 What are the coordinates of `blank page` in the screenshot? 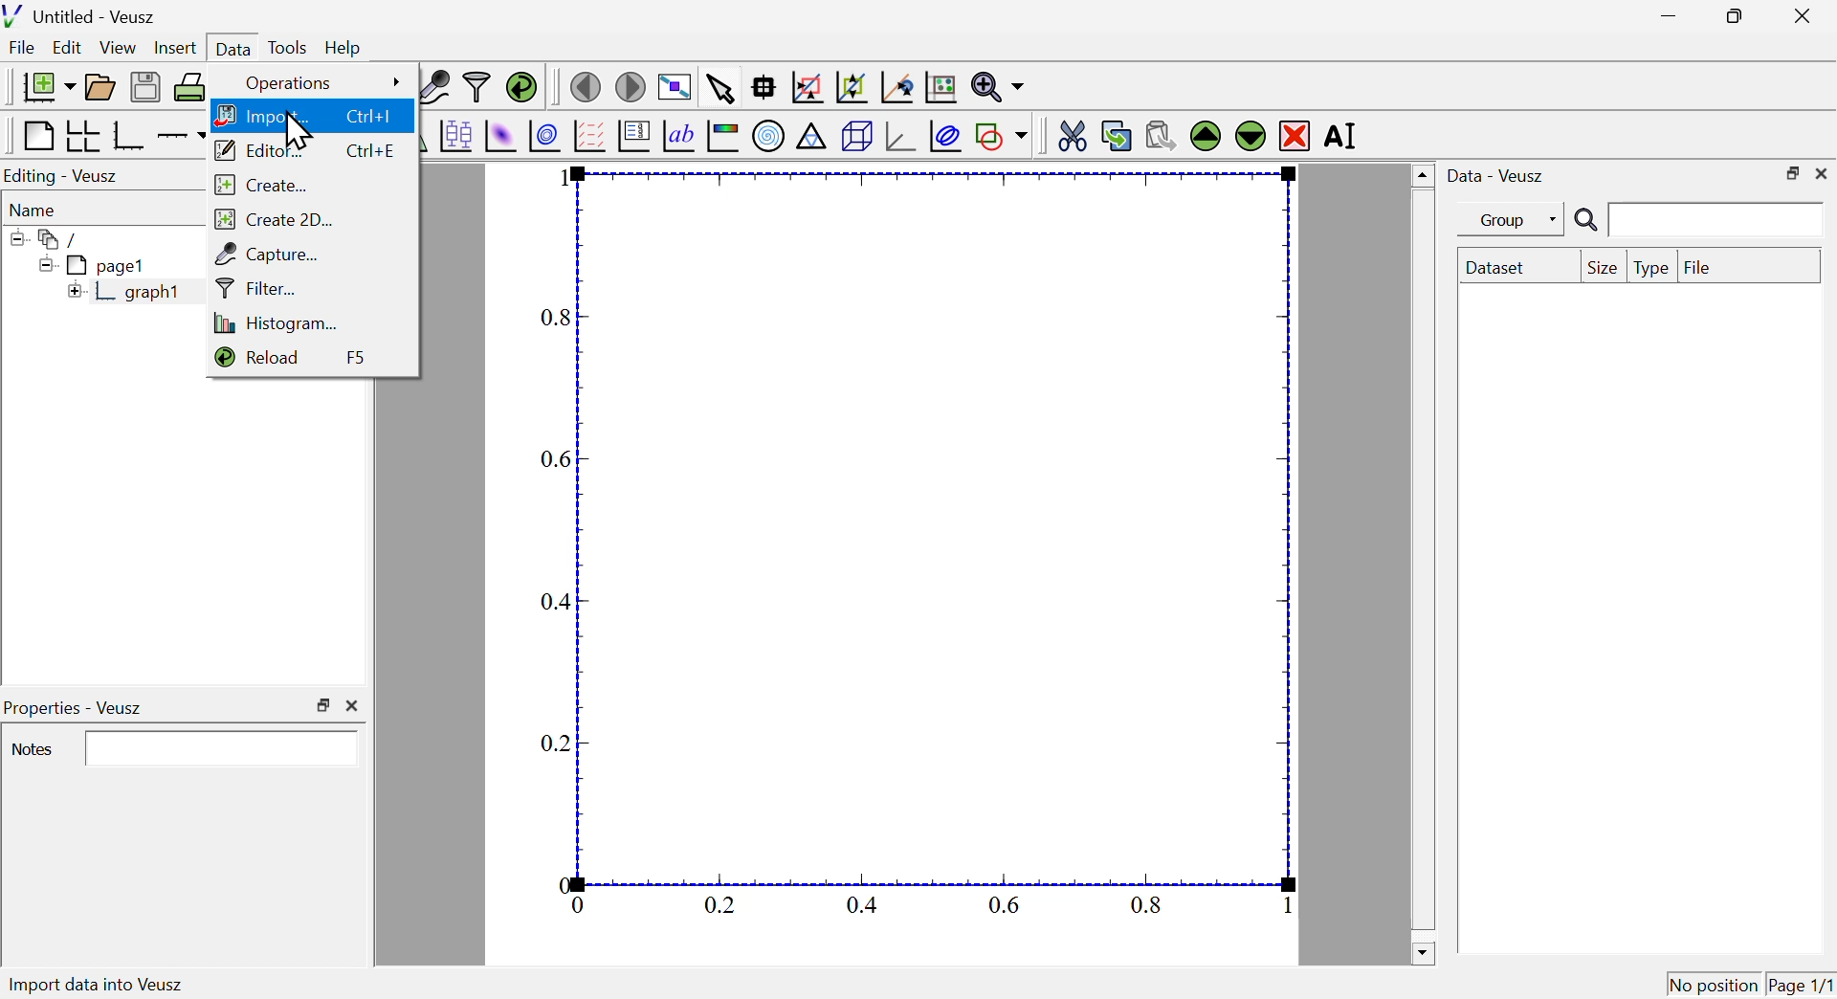 It's located at (36, 136).